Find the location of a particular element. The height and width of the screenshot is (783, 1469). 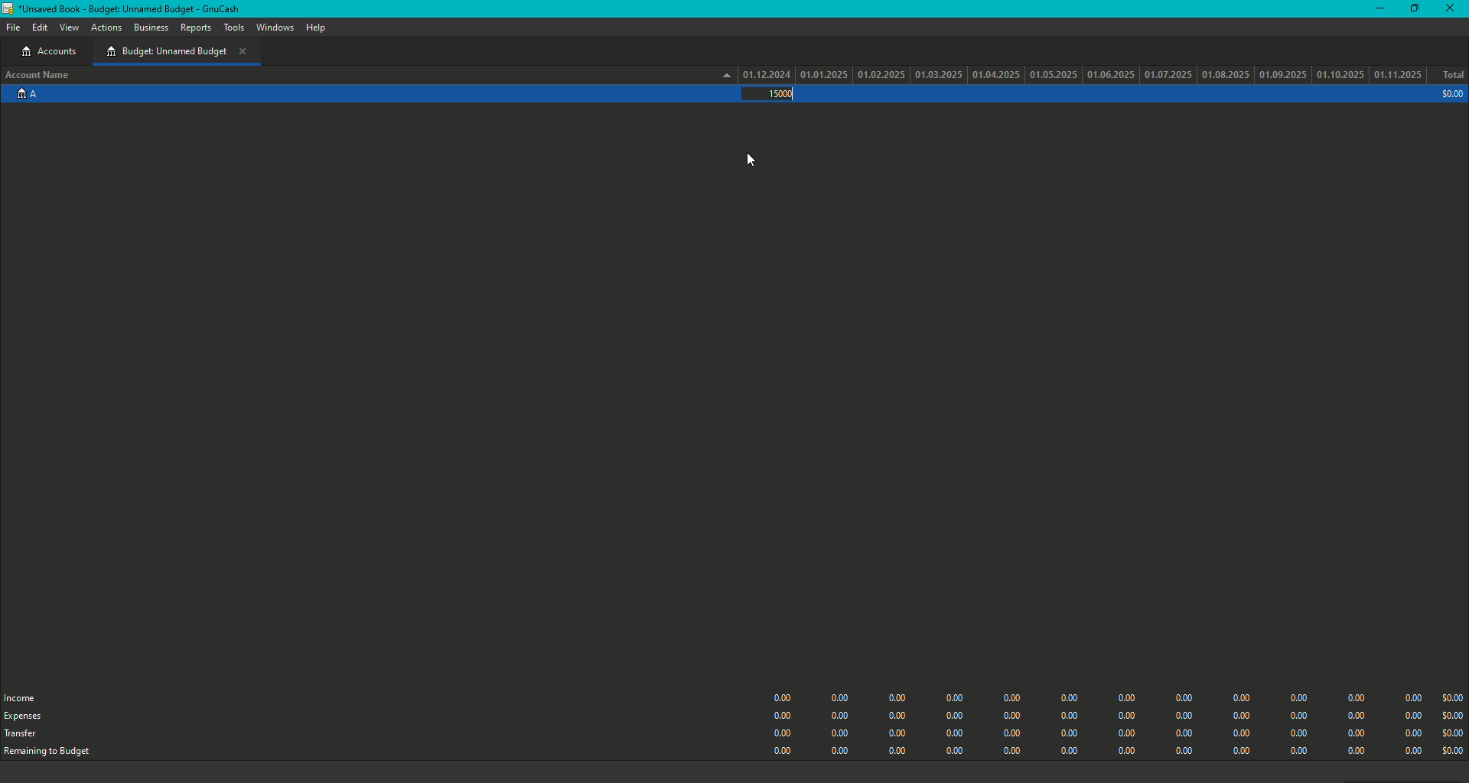

$0 is located at coordinates (1449, 95).